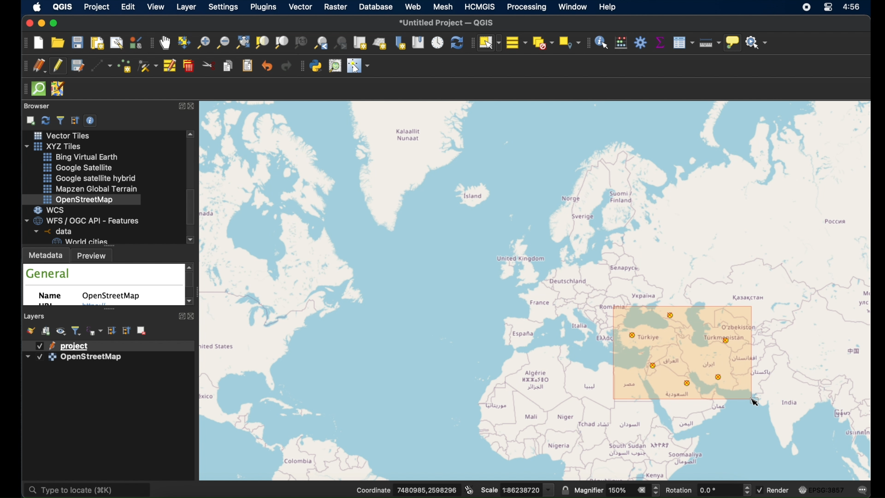  What do you see at coordinates (710, 490) in the screenshot?
I see `rotation value` at bounding box center [710, 490].